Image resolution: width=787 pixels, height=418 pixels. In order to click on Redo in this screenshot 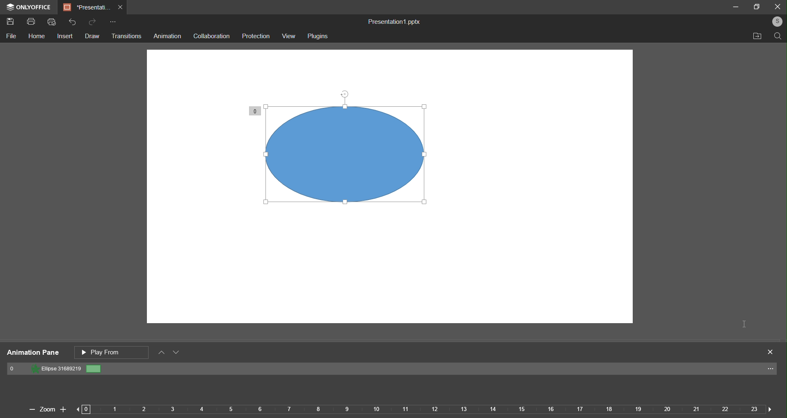, I will do `click(93, 22)`.